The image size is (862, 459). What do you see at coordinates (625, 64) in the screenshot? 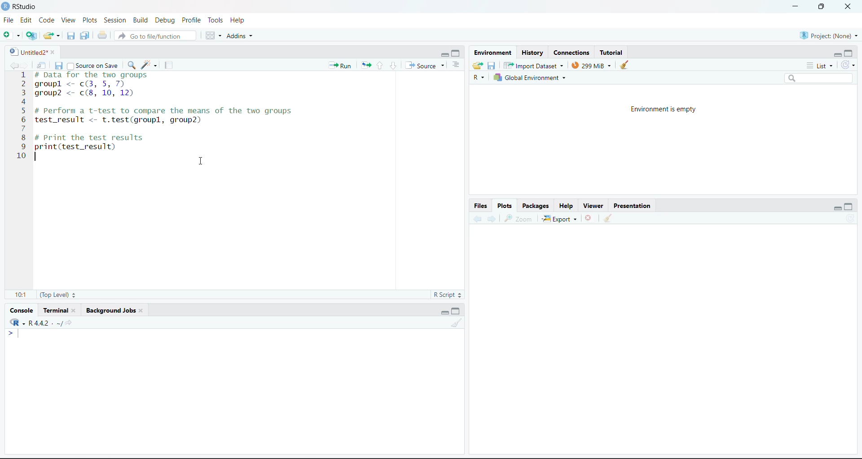
I see `clear objects from the workspace` at bounding box center [625, 64].